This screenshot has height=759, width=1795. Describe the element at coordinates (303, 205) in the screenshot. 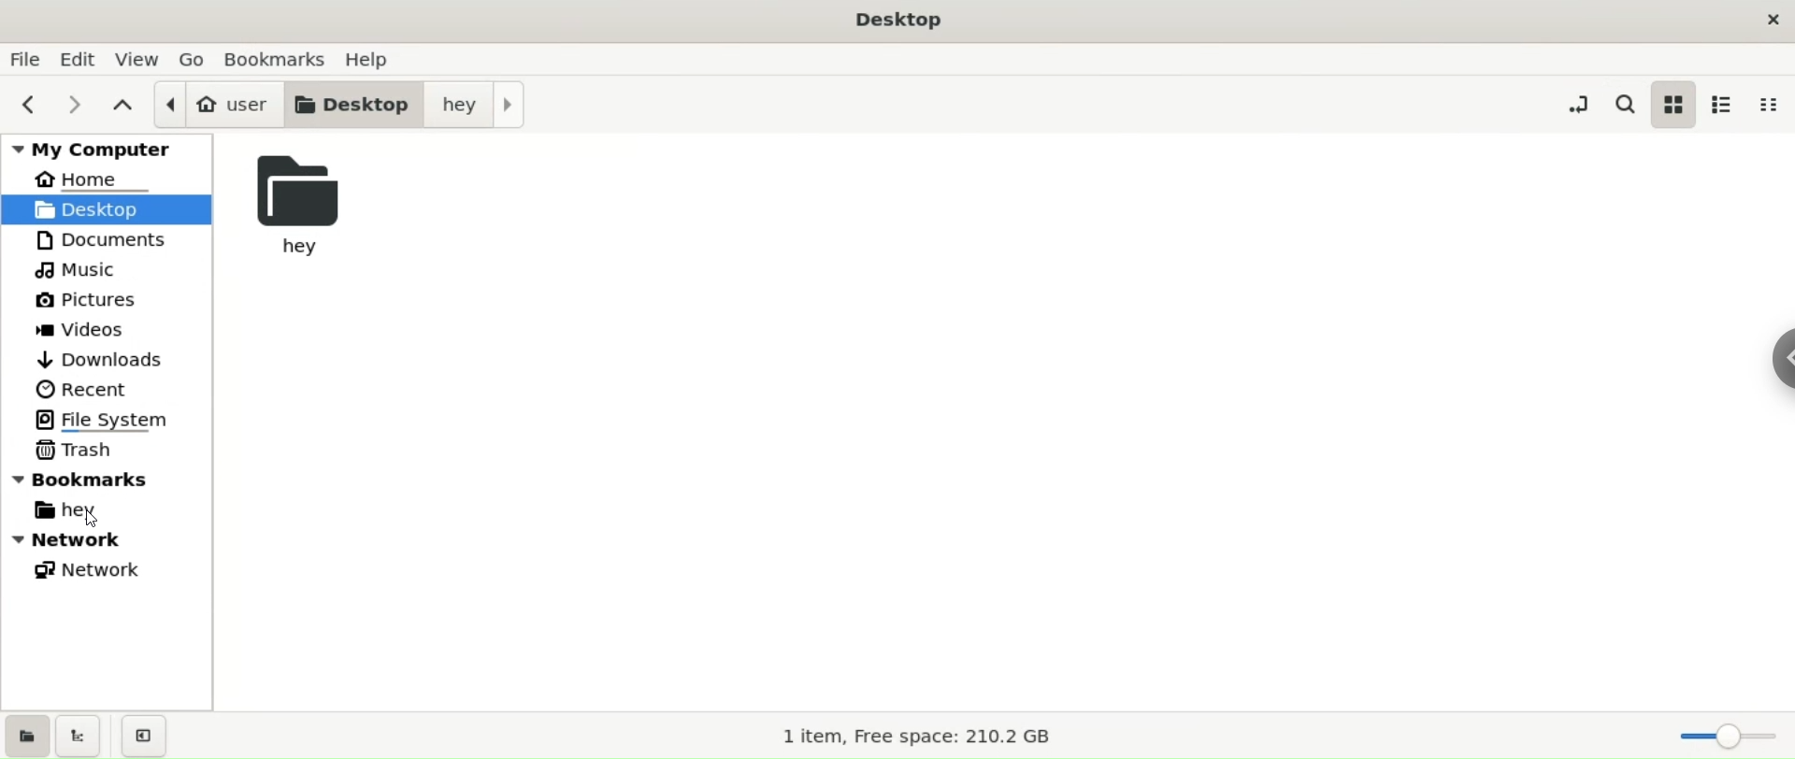

I see `hey` at that location.